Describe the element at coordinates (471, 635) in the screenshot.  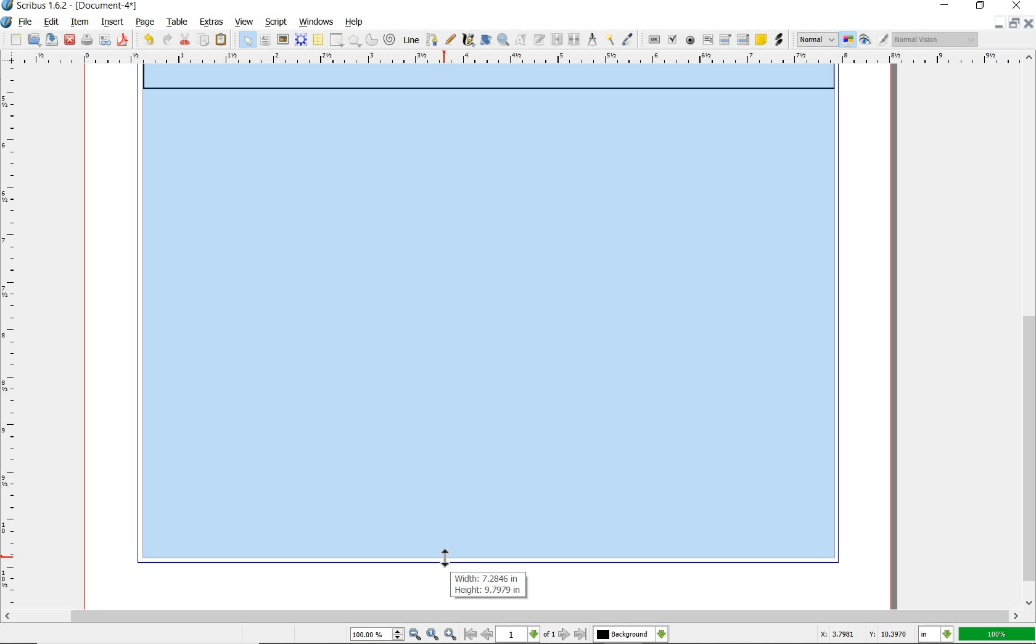
I see `go to first page` at that location.